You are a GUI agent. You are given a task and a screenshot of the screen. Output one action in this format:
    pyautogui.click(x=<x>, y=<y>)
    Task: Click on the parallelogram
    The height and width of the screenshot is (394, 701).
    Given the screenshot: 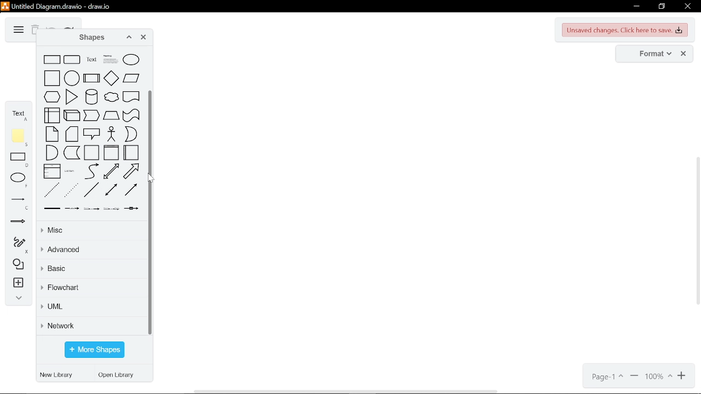 What is the action you would take?
    pyautogui.click(x=131, y=78)
    